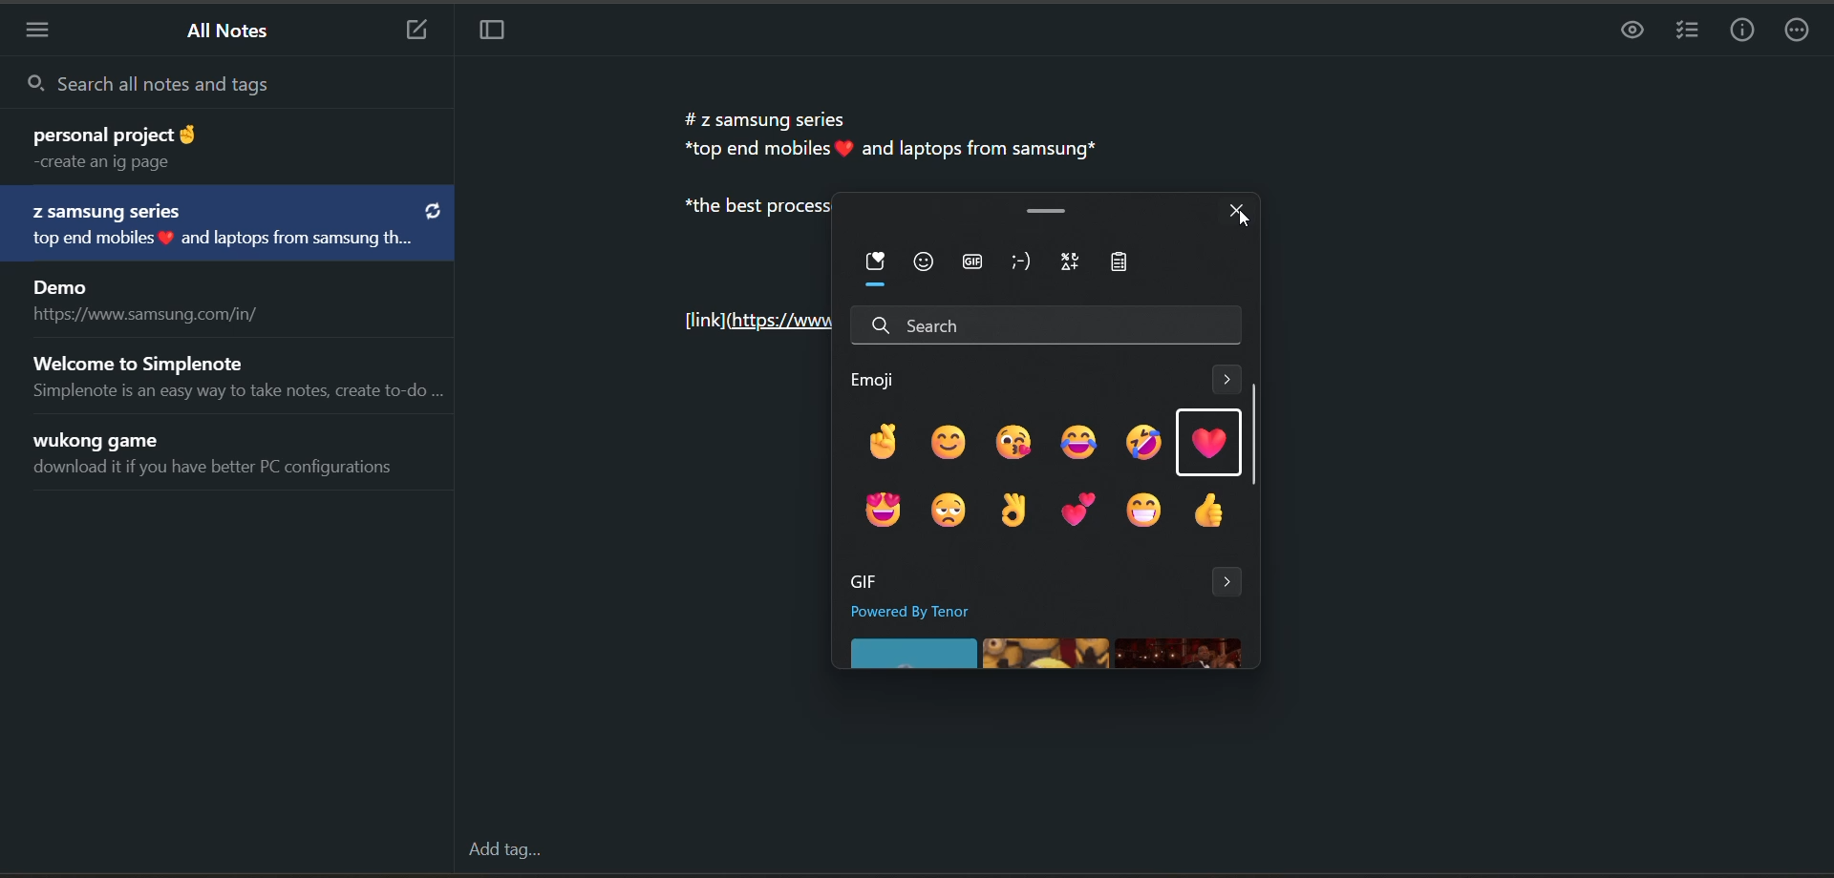  Describe the element at coordinates (846, 149) in the screenshot. I see `emoji added` at that location.